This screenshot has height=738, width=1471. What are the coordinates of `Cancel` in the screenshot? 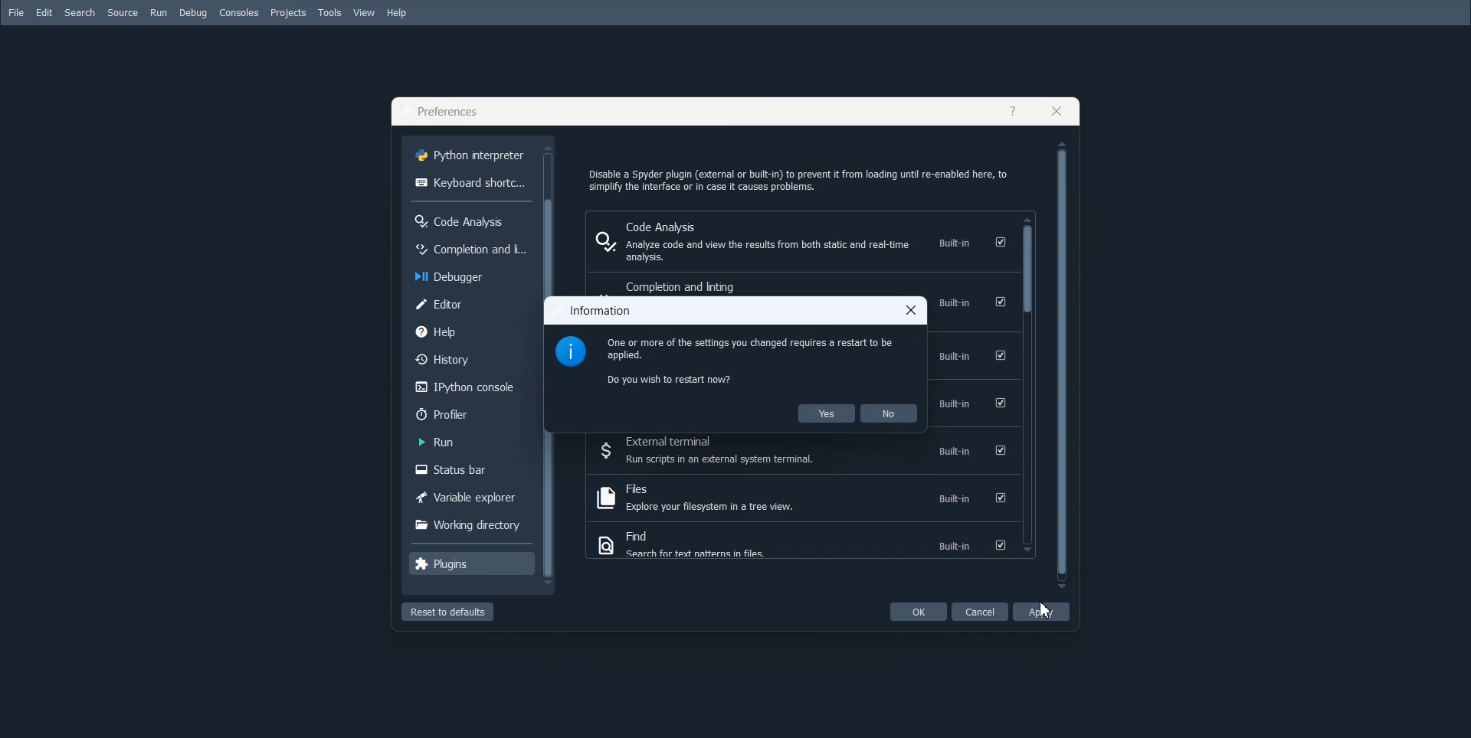 It's located at (981, 611).